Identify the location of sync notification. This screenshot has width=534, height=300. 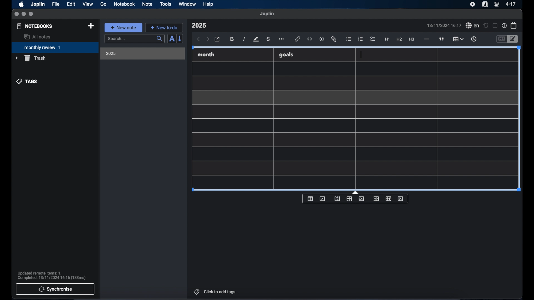
(52, 276).